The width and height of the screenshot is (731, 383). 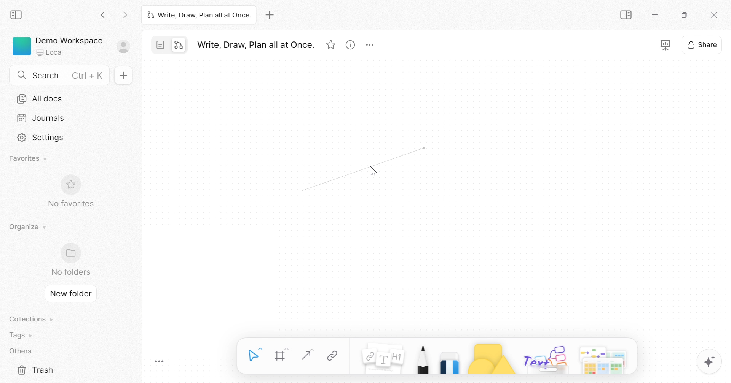 What do you see at coordinates (375, 174) in the screenshot?
I see `cursor` at bounding box center [375, 174].